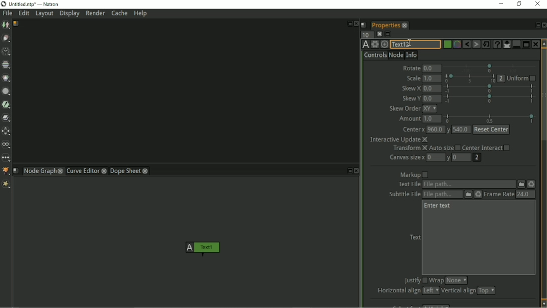  What do you see at coordinates (449, 158) in the screenshot?
I see `y` at bounding box center [449, 158].